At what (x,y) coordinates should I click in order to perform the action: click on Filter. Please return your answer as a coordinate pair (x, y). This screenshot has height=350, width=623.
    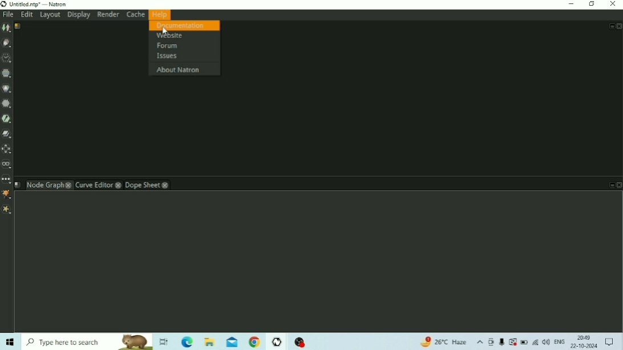
    Looking at the image, I should click on (6, 104).